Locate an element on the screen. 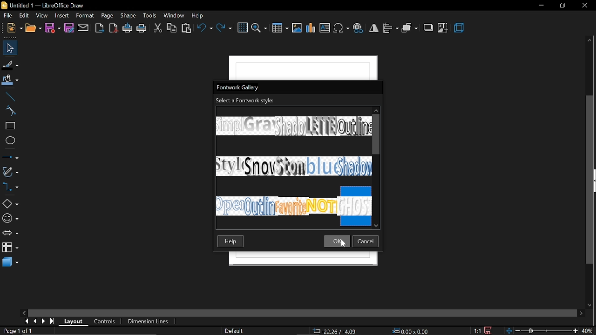 The width and height of the screenshot is (596, 335). close is located at coordinates (585, 6).